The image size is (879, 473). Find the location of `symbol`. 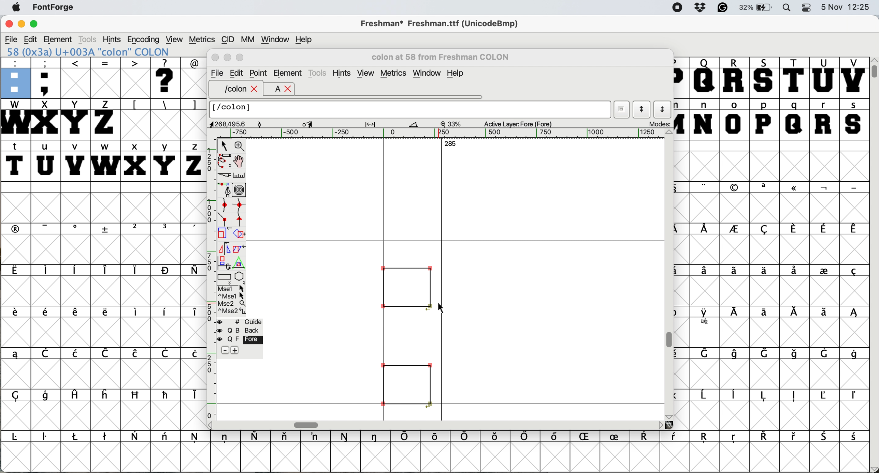

symbol is located at coordinates (192, 353).